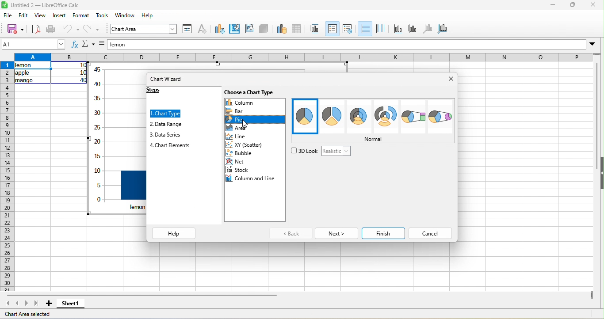  I want to click on rows, so click(7, 176).